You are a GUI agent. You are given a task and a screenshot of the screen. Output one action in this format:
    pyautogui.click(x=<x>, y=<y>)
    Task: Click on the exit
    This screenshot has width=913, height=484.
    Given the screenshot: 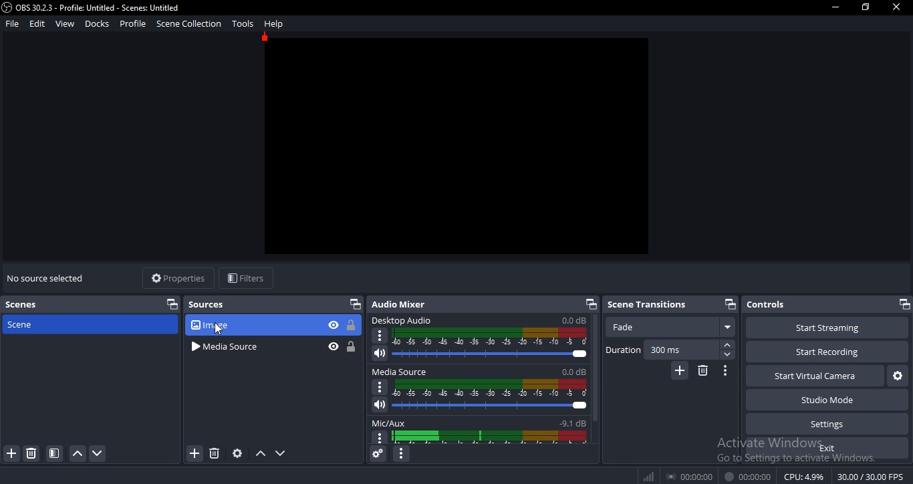 What is the action you would take?
    pyautogui.click(x=829, y=449)
    